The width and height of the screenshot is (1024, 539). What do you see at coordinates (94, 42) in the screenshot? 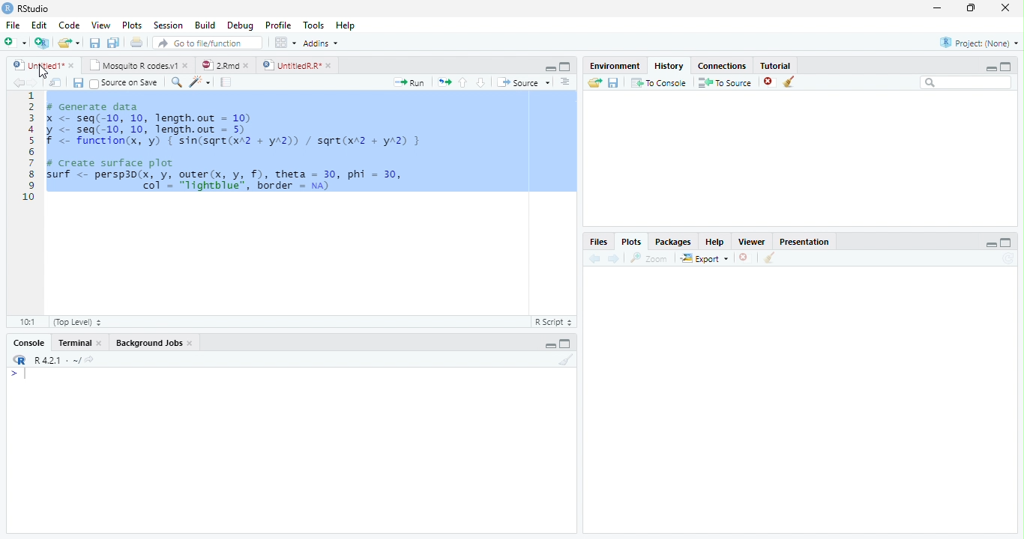
I see `Save current document` at bounding box center [94, 42].